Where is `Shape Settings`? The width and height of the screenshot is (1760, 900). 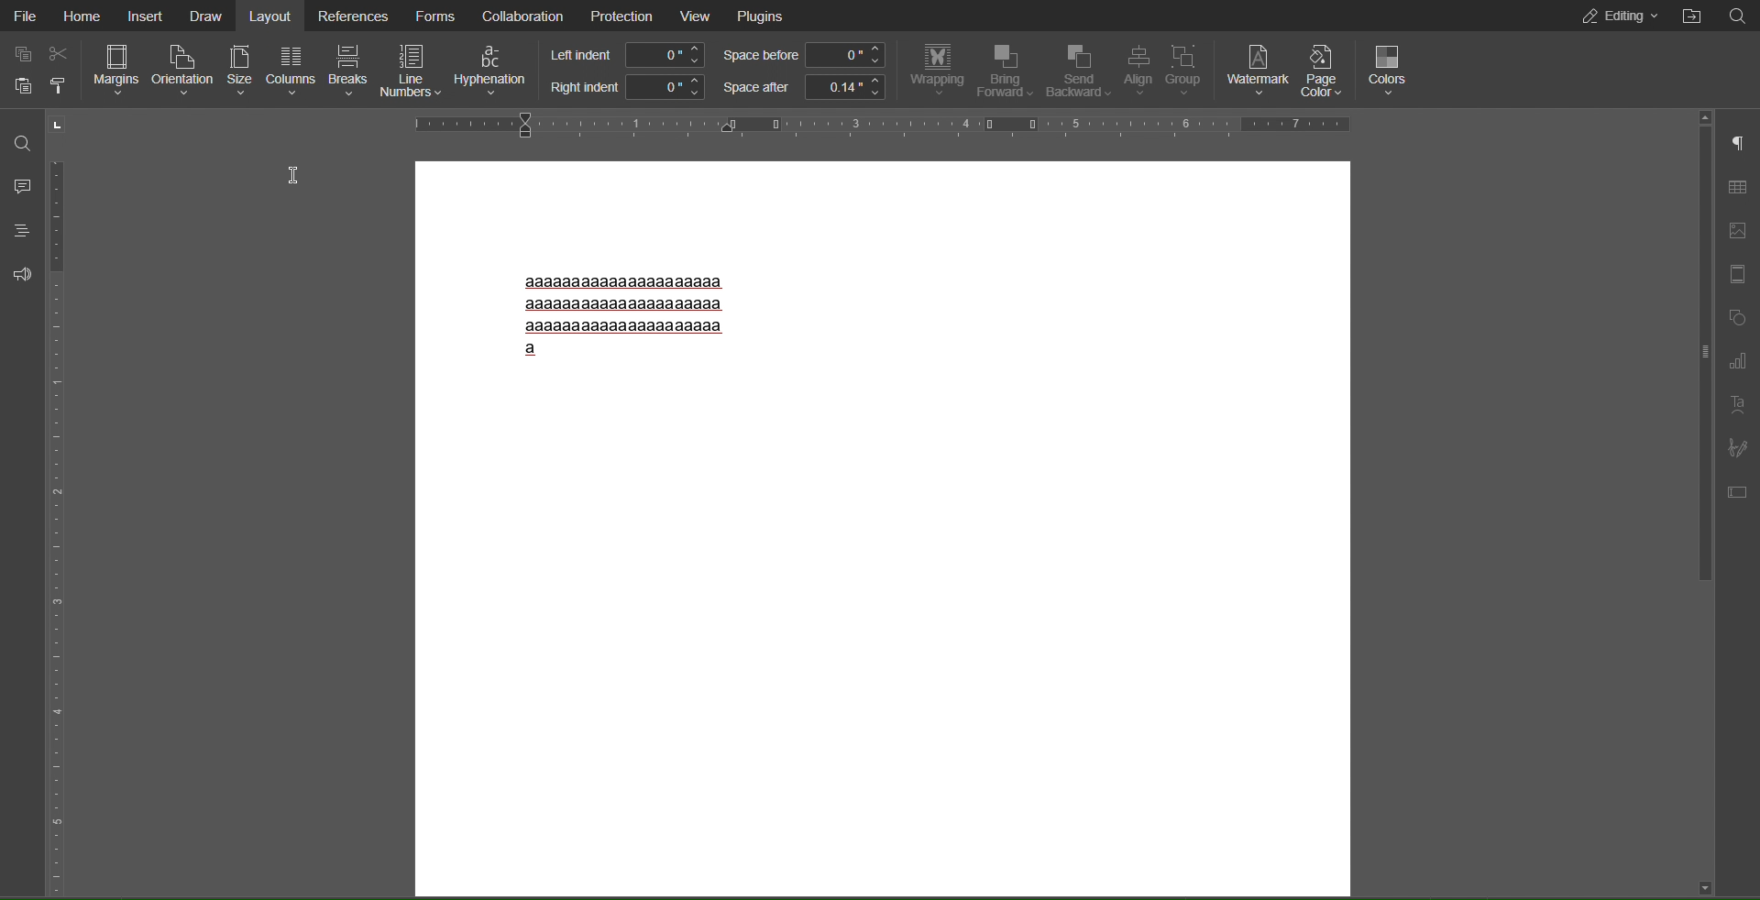 Shape Settings is located at coordinates (1738, 319).